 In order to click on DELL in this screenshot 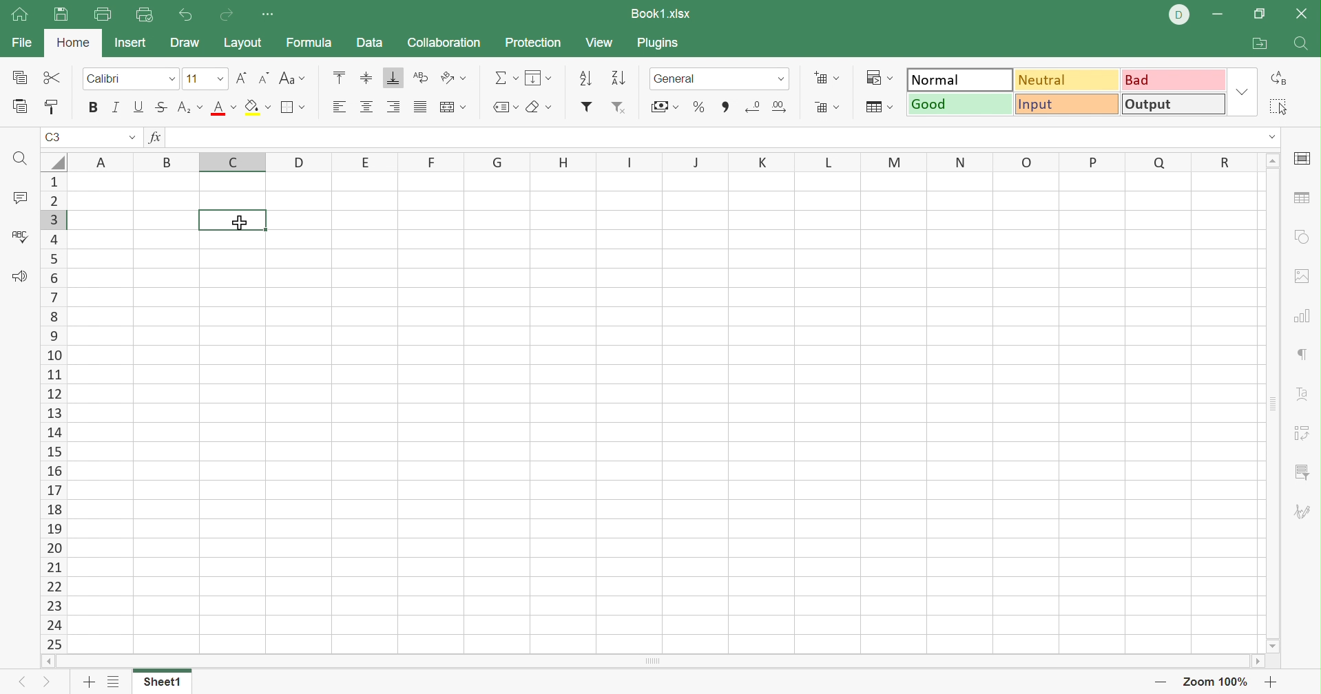, I will do `click(1178, 14)`.